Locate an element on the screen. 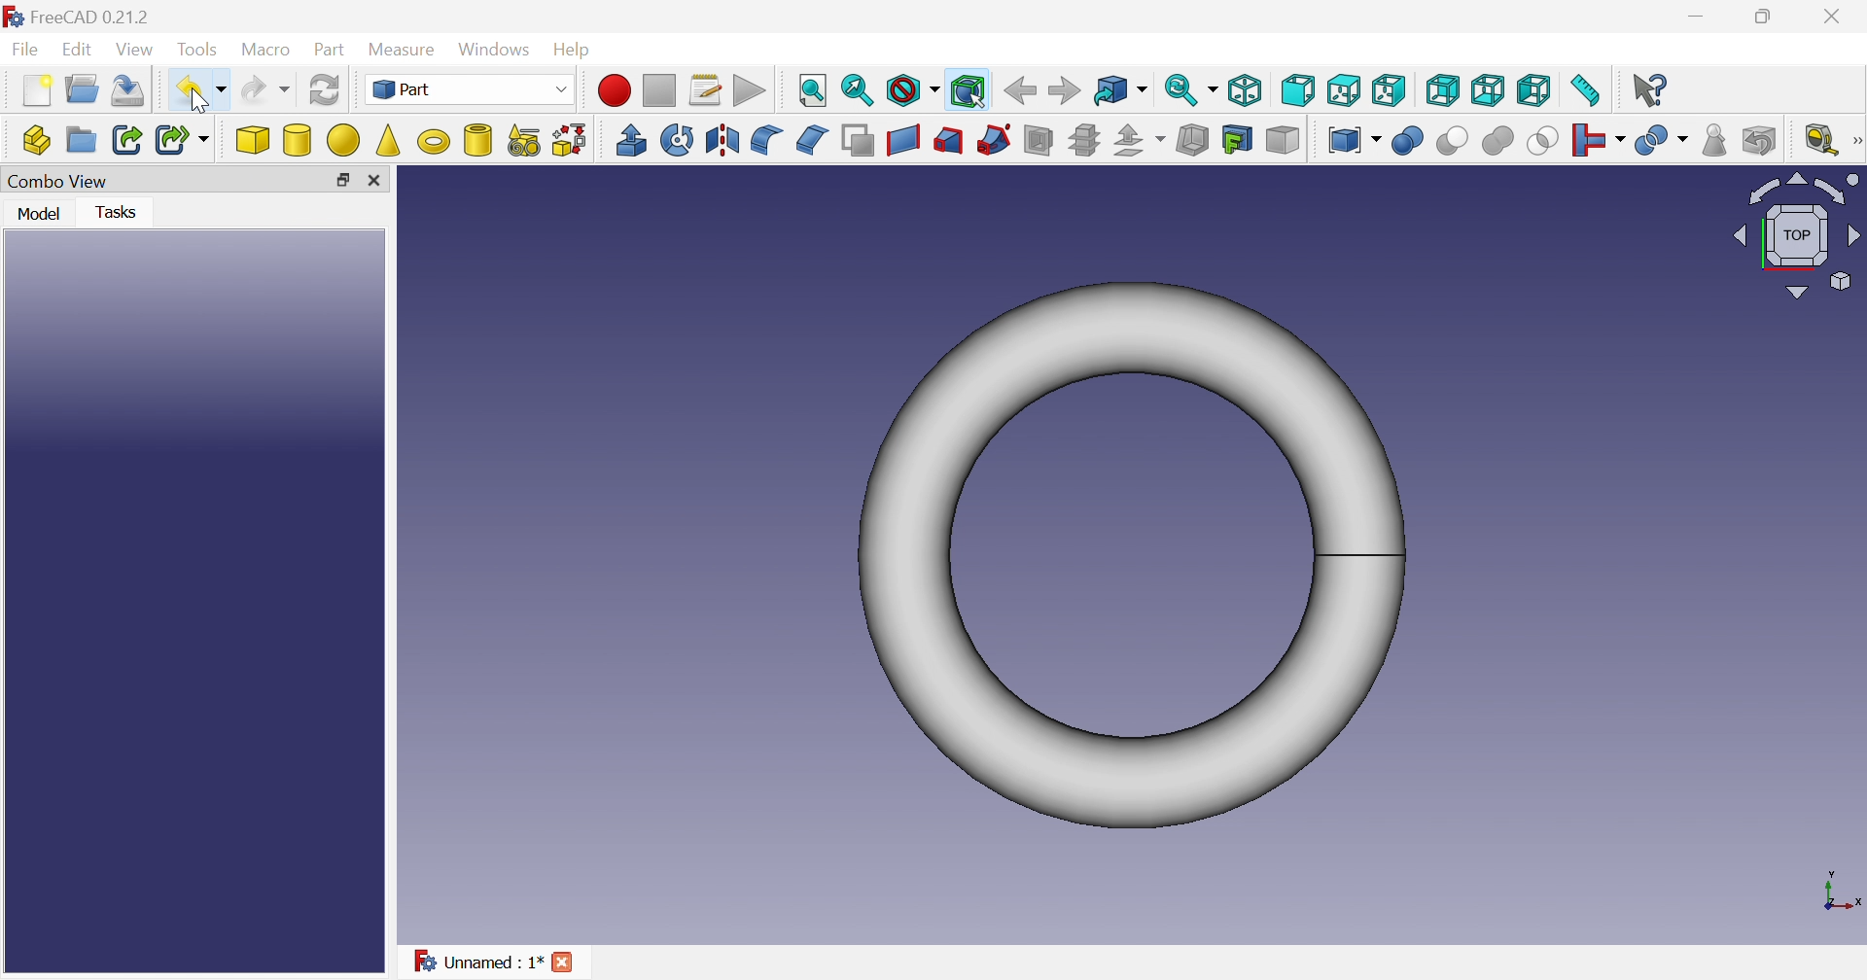 This screenshot has width=1867, height=980. Edit is located at coordinates (76, 49).